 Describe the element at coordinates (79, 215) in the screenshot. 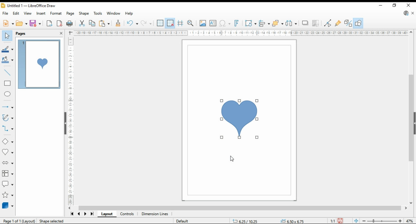

I see `previous page` at that location.